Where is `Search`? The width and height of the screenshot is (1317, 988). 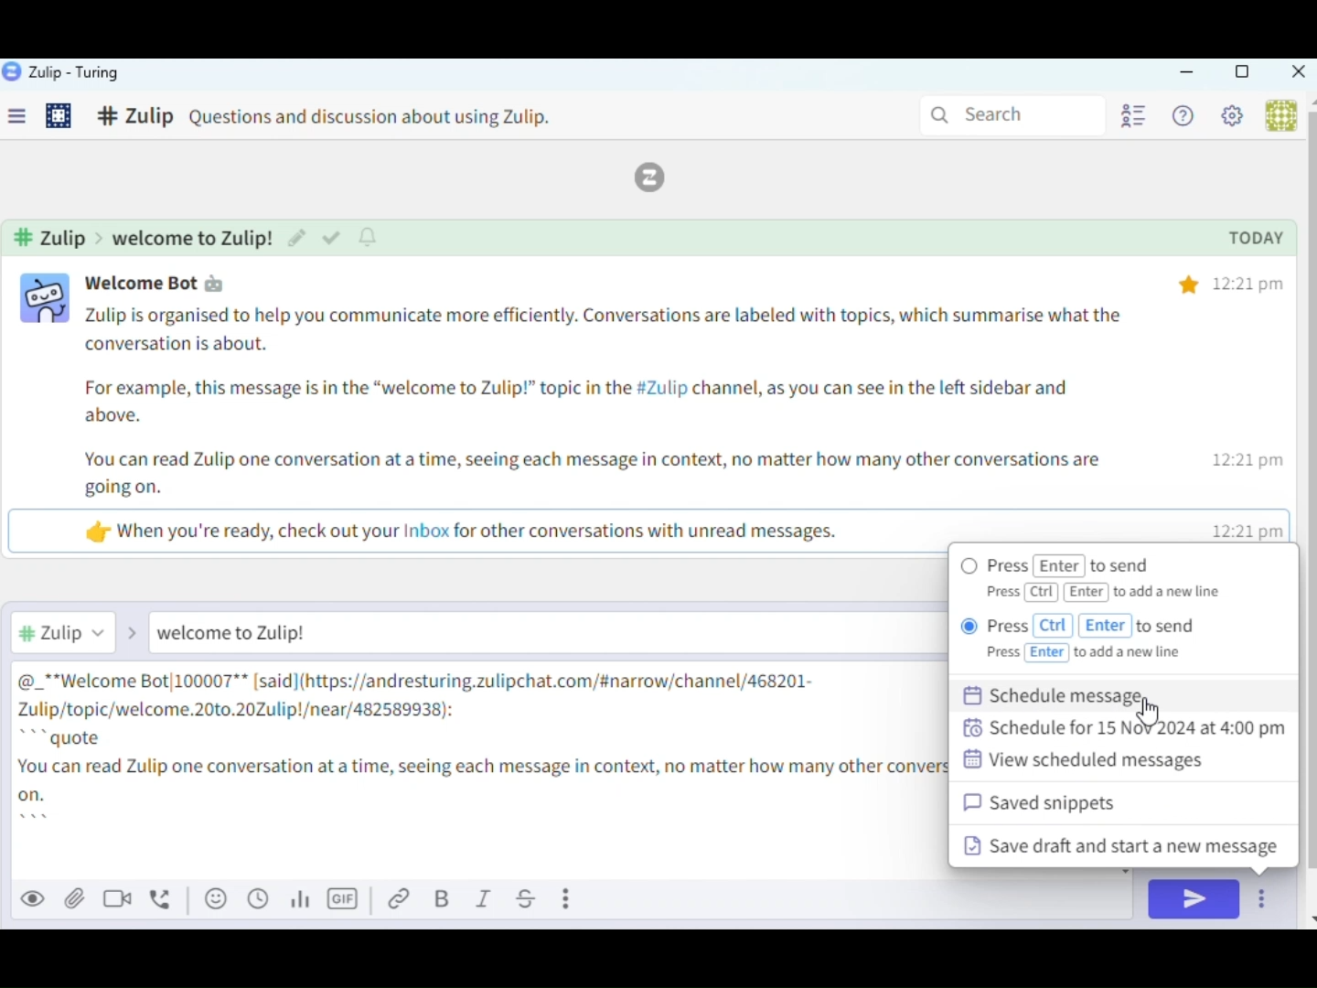
Search is located at coordinates (1008, 113).